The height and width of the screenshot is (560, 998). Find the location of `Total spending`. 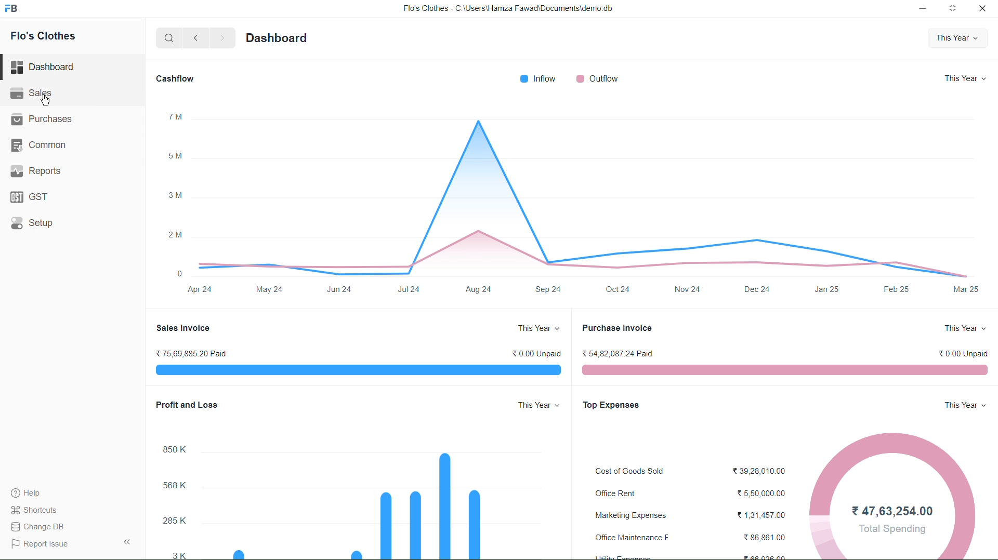

Total spending is located at coordinates (893, 529).